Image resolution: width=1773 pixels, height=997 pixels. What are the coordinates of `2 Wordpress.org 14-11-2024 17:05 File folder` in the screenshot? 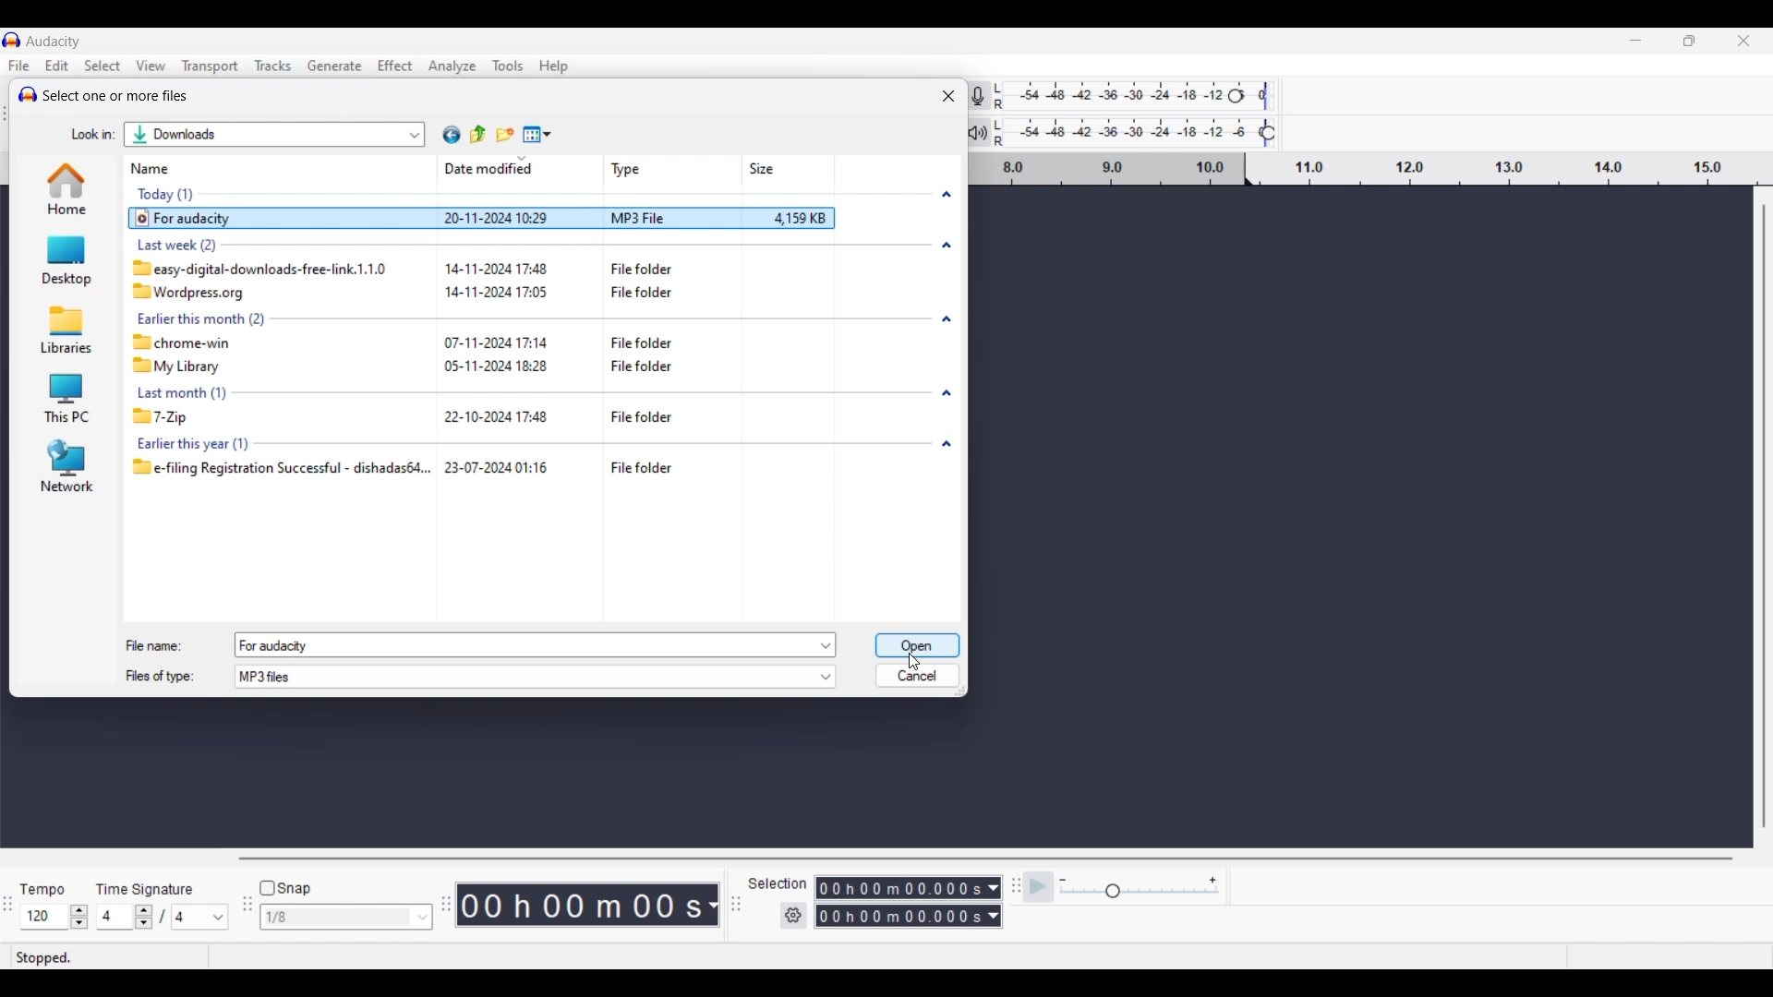 It's located at (417, 294).